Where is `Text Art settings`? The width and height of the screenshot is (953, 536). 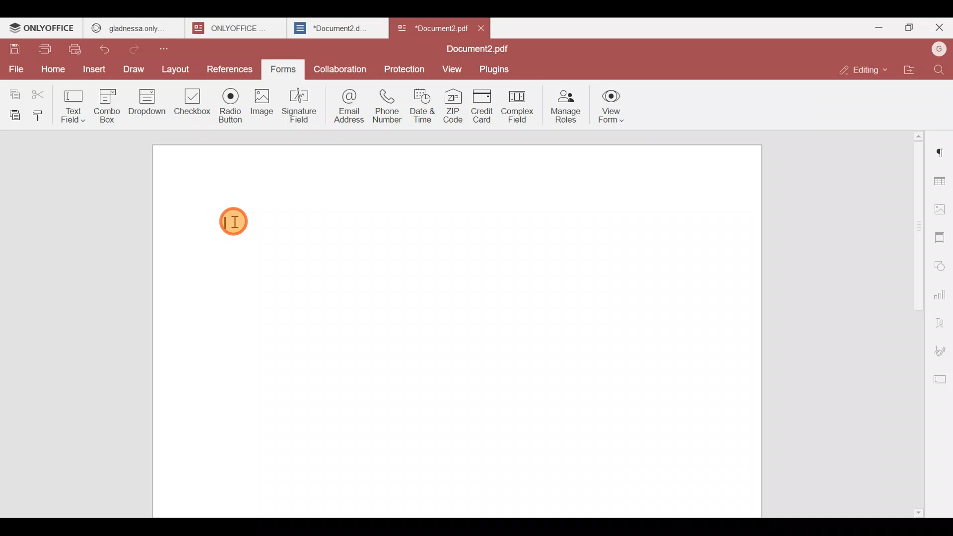 Text Art settings is located at coordinates (942, 321).